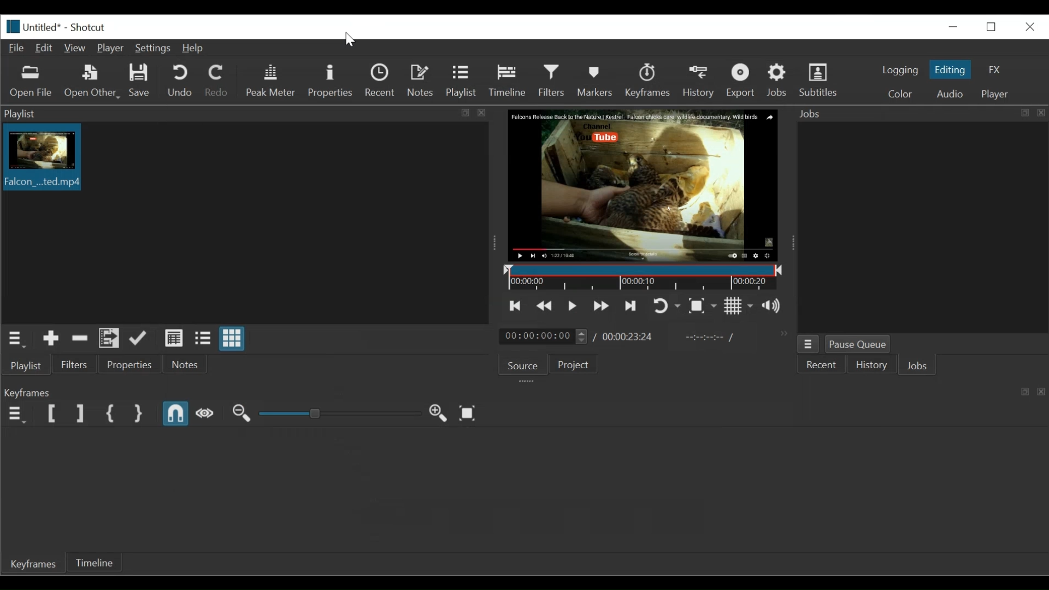 The width and height of the screenshot is (1049, 590). What do you see at coordinates (463, 82) in the screenshot?
I see `Playlist` at bounding box center [463, 82].